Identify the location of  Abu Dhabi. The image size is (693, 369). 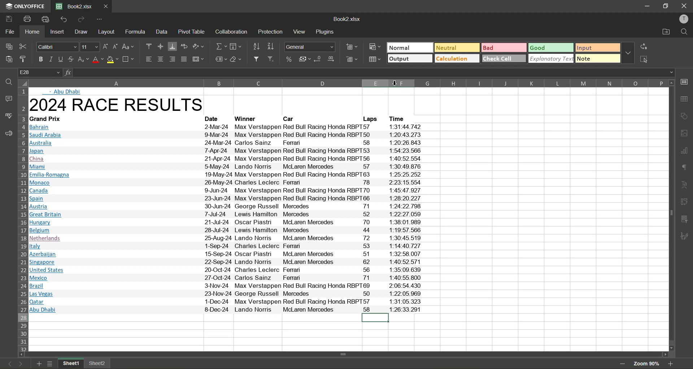
(69, 92).